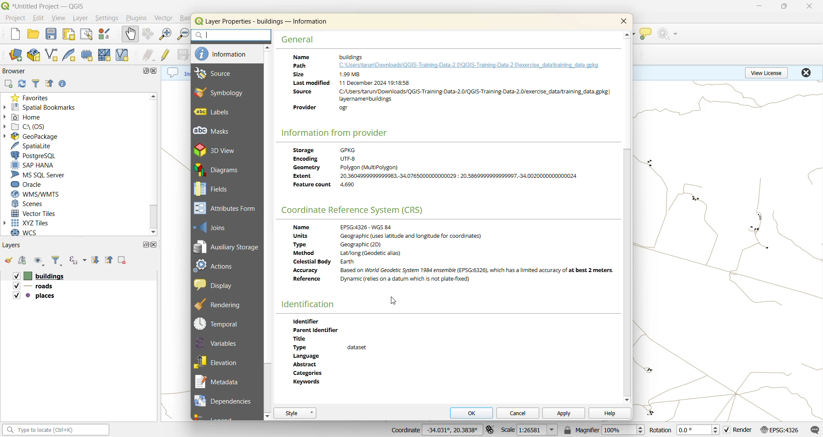  Describe the element at coordinates (223, 170) in the screenshot. I see `diagrams` at that location.